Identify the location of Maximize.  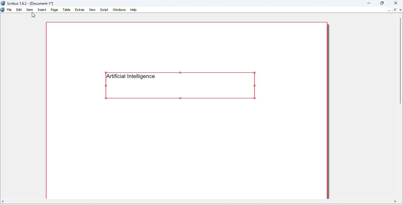
(383, 3).